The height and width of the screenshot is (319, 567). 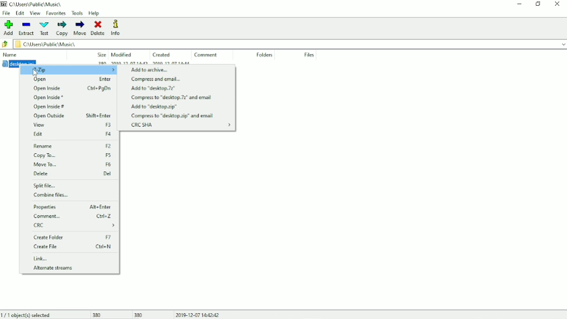 What do you see at coordinates (50, 107) in the screenshot?
I see `Open Inside #` at bounding box center [50, 107].